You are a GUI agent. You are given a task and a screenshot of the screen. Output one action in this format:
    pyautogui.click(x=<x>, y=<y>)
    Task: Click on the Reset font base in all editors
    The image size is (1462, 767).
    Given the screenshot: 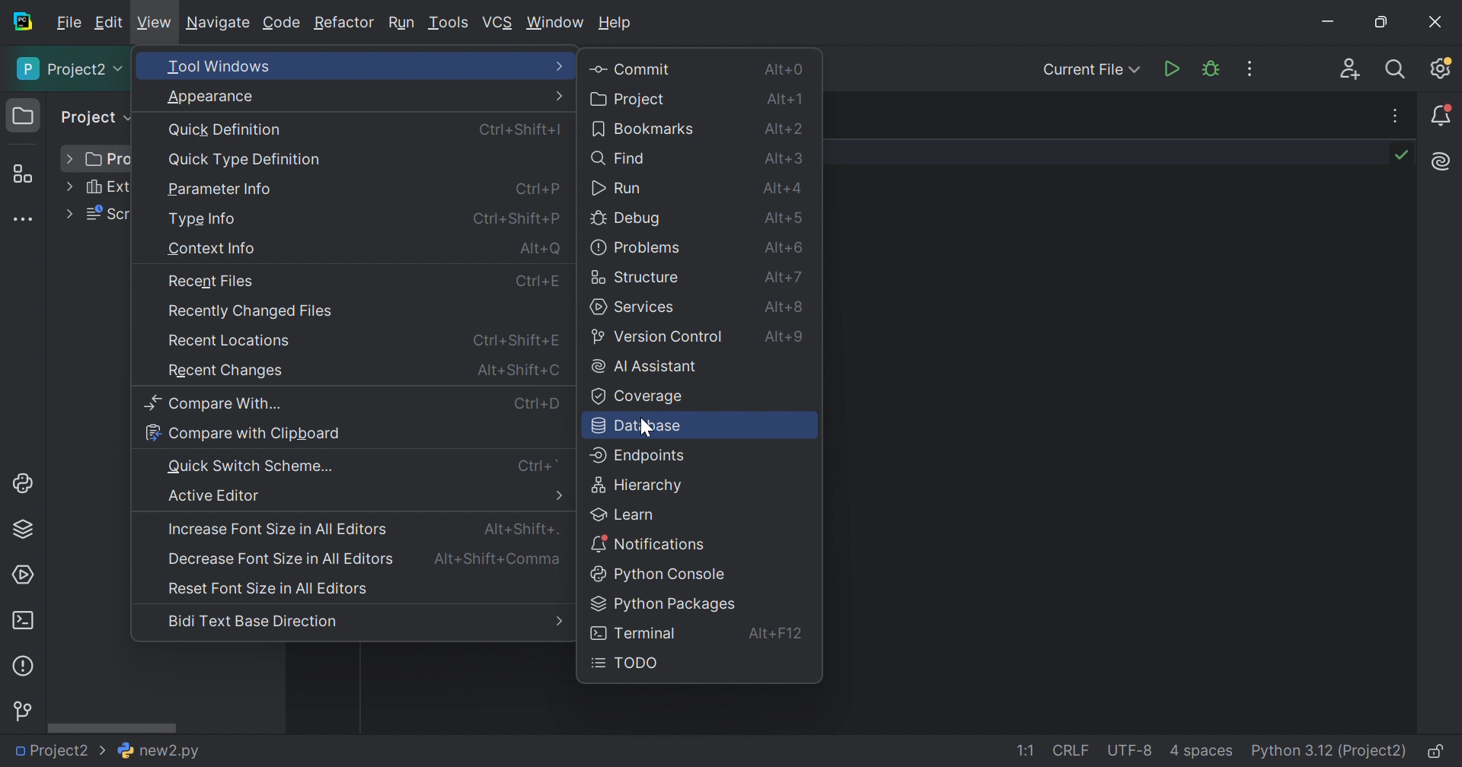 What is the action you would take?
    pyautogui.click(x=270, y=588)
    